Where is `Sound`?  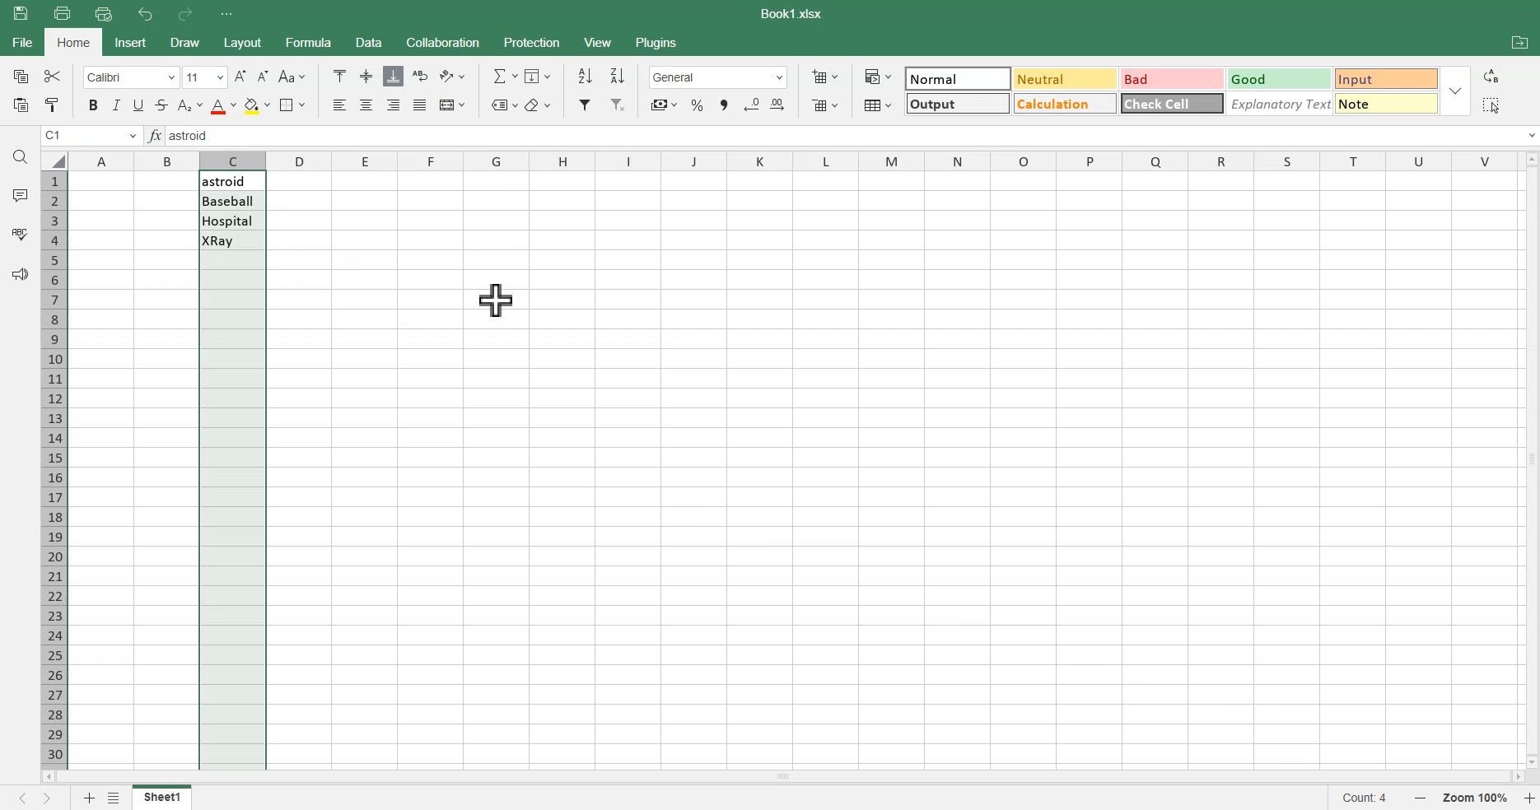
Sound is located at coordinates (20, 273).